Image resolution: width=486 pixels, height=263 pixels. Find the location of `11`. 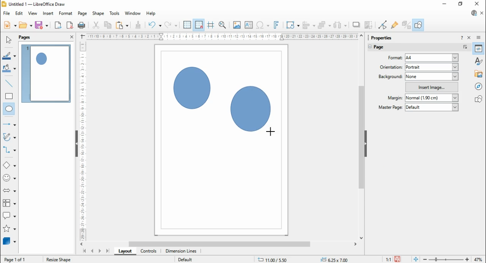

11 is located at coordinates (389, 259).